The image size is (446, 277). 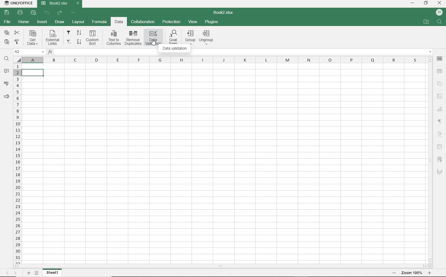 What do you see at coordinates (175, 49) in the screenshot?
I see `data validation` at bounding box center [175, 49].